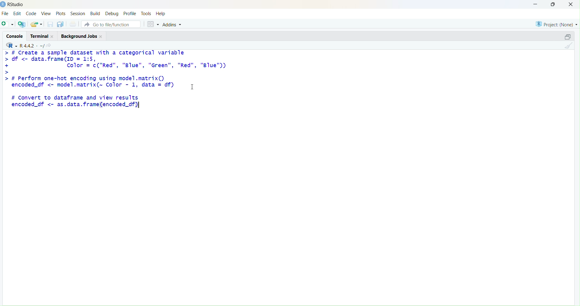  What do you see at coordinates (3, 5) in the screenshot?
I see `logo` at bounding box center [3, 5].